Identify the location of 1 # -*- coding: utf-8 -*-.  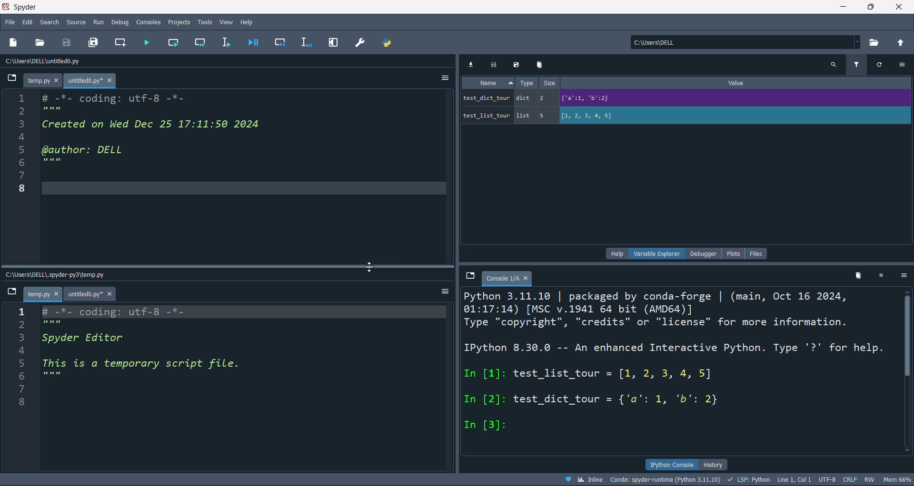
(102, 97).